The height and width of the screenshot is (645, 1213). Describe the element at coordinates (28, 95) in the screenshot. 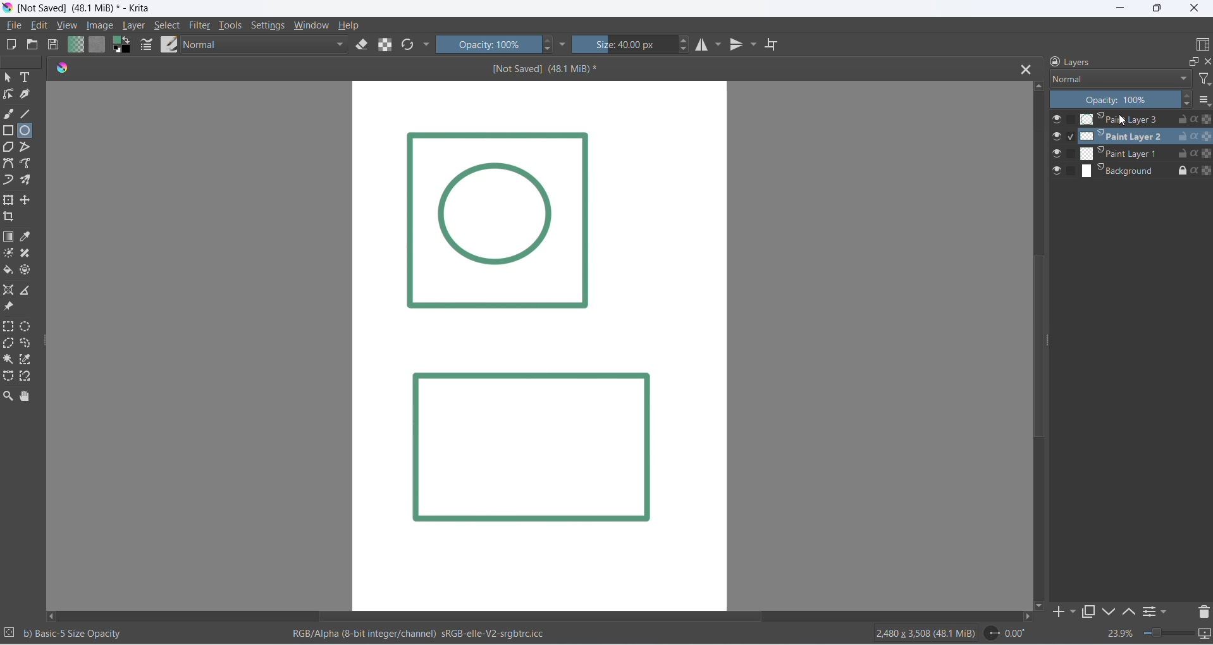

I see `calligraphy tool` at that location.